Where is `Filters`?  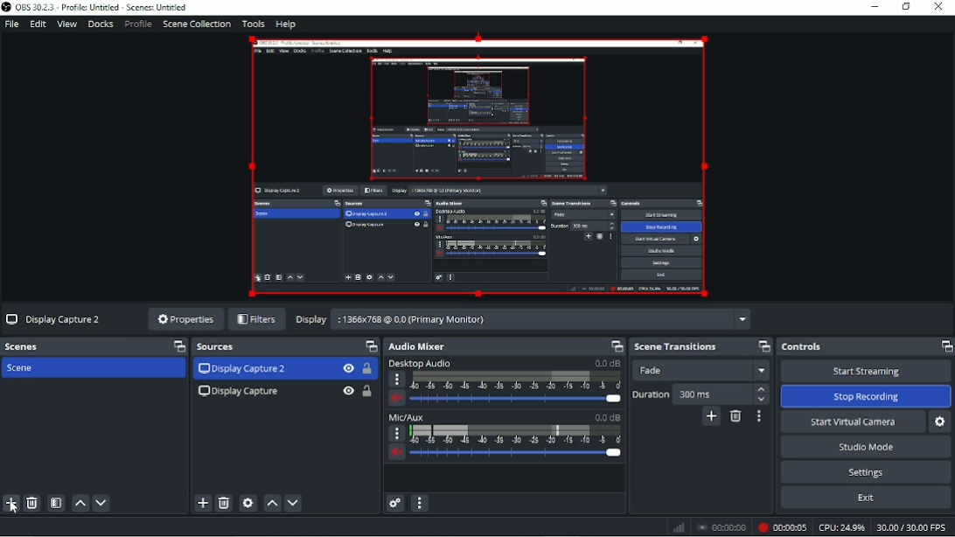
Filters is located at coordinates (259, 320).